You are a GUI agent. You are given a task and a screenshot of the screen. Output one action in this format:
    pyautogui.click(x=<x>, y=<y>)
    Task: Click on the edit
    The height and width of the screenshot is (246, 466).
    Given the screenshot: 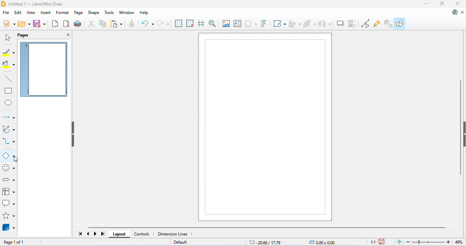 What is the action you would take?
    pyautogui.click(x=18, y=12)
    